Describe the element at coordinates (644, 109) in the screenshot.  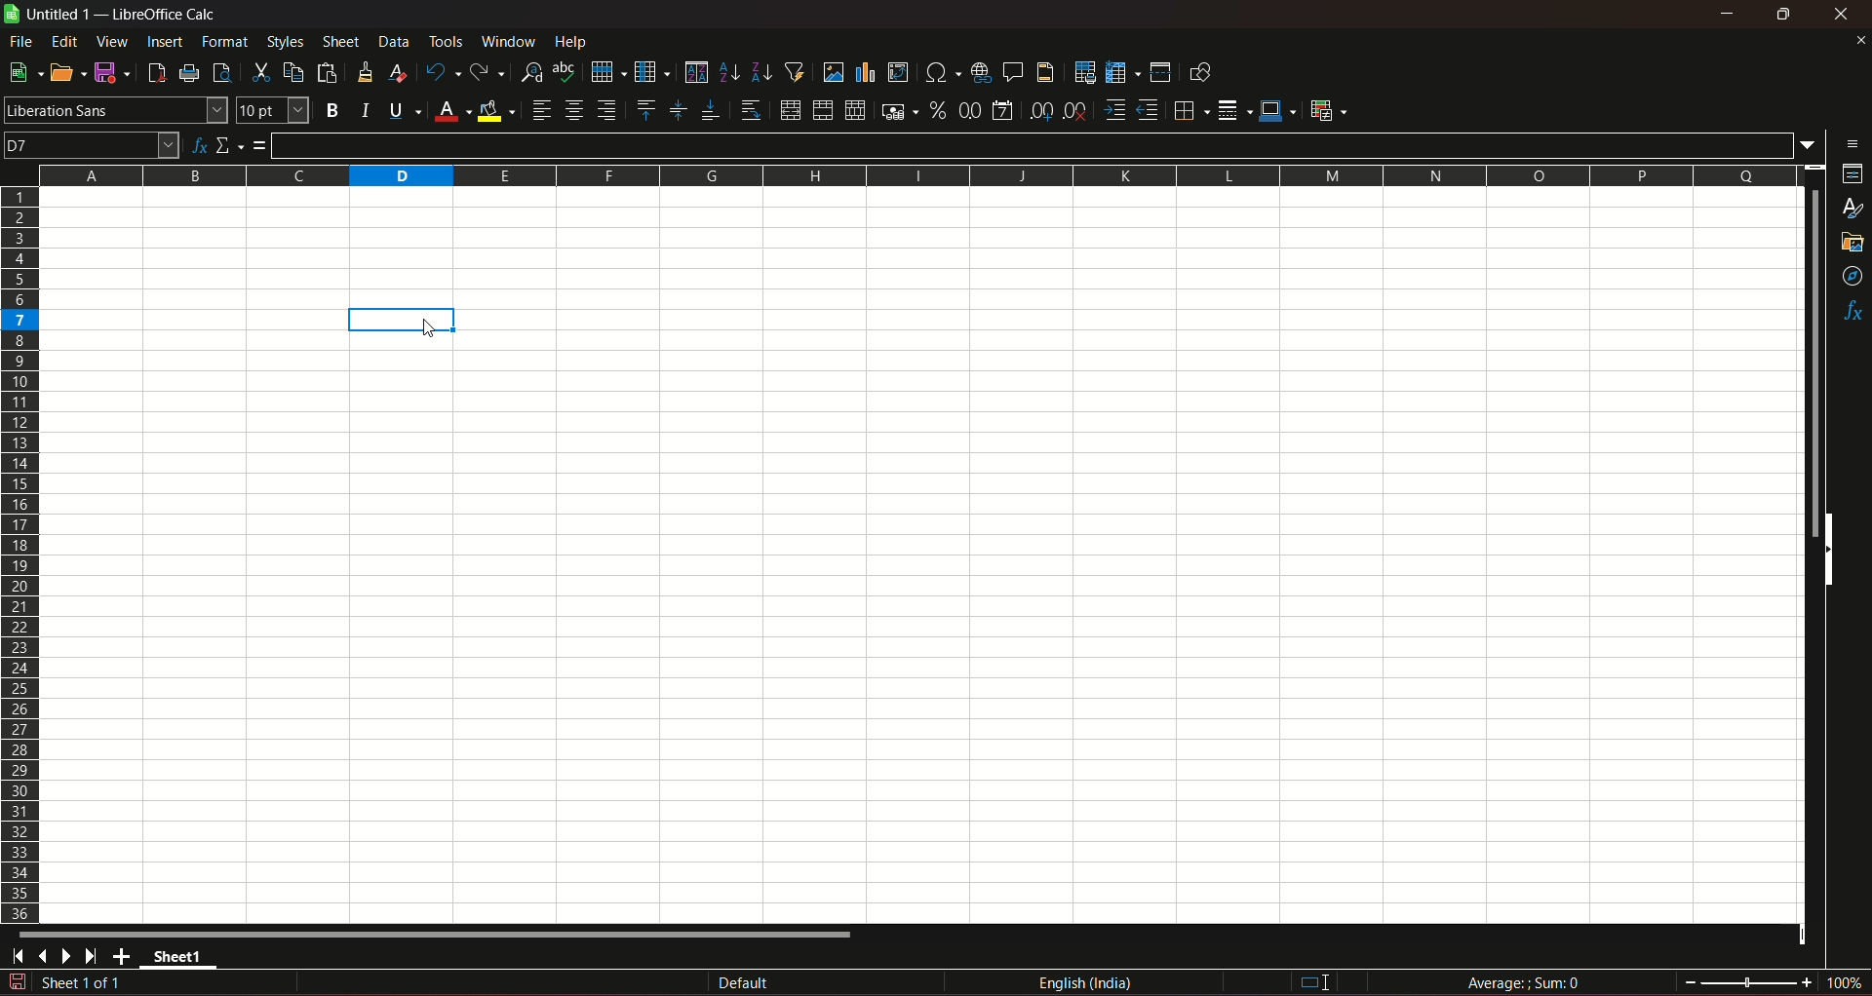
I see `align top` at that location.